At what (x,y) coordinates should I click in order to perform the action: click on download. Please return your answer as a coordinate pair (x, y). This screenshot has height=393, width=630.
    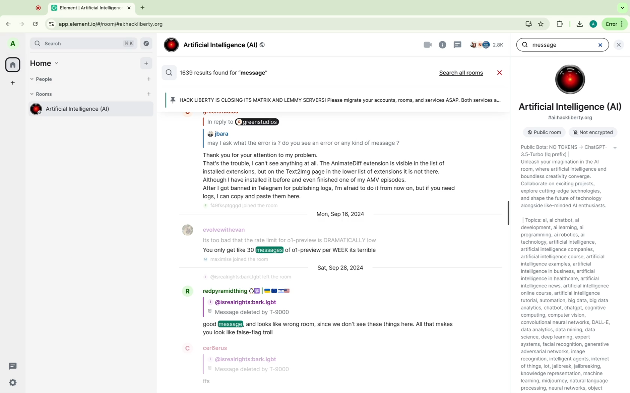
    Looking at the image, I should click on (579, 24).